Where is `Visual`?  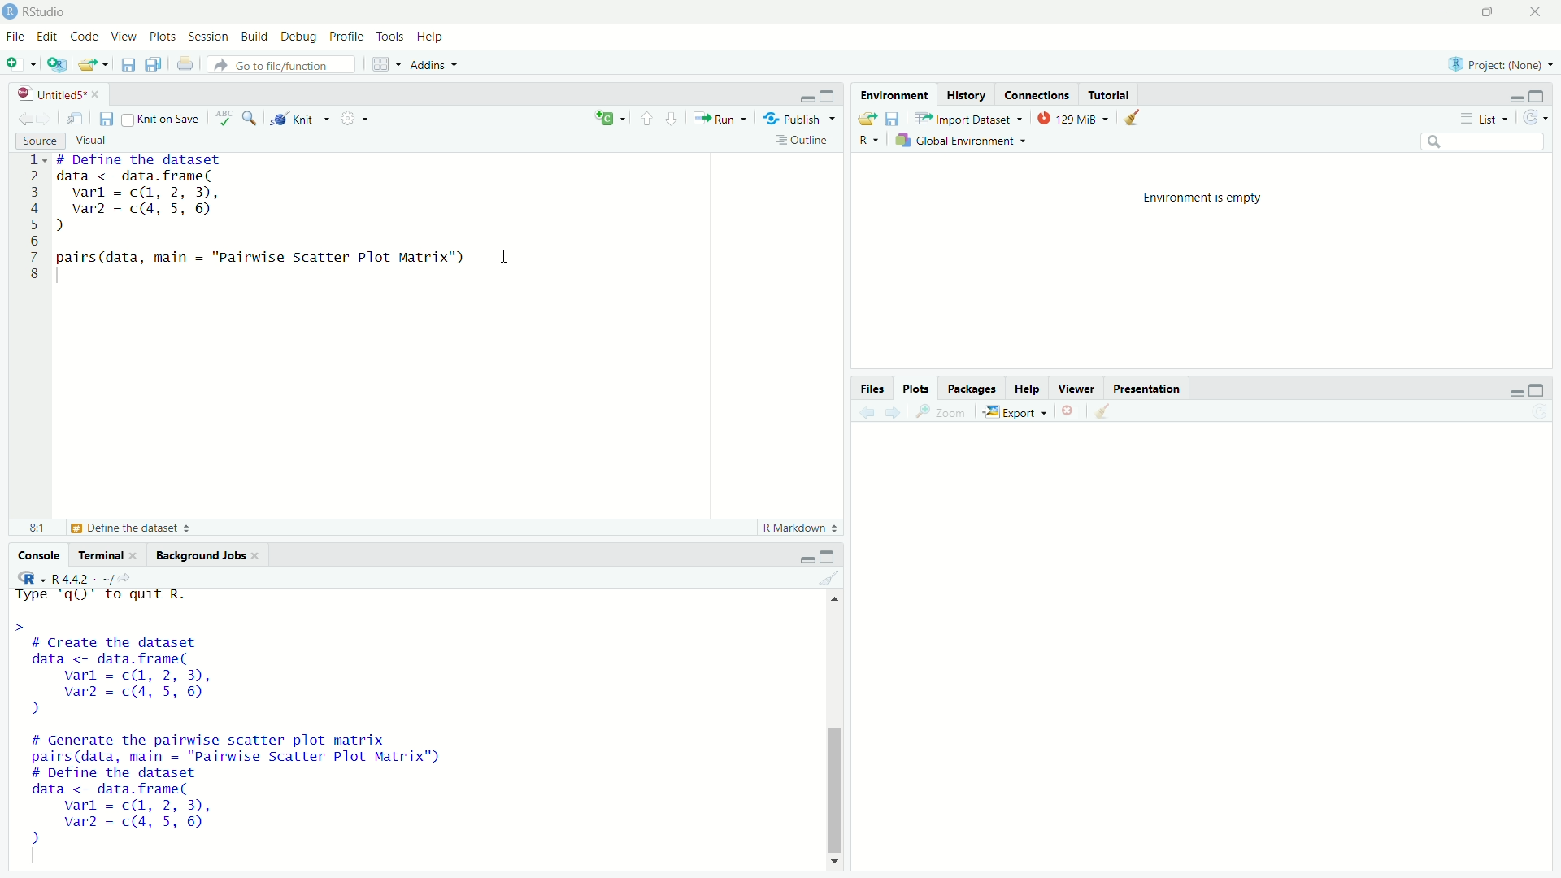 Visual is located at coordinates (96, 141).